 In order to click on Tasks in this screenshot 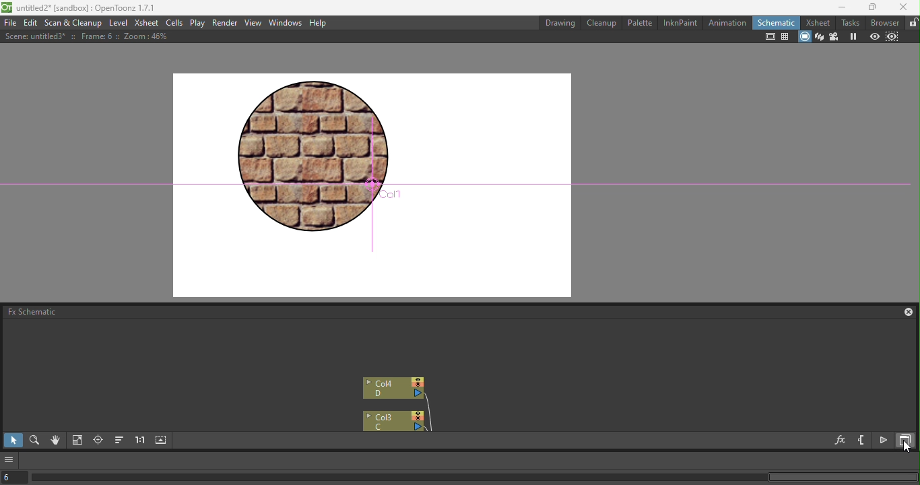, I will do `click(851, 22)`.